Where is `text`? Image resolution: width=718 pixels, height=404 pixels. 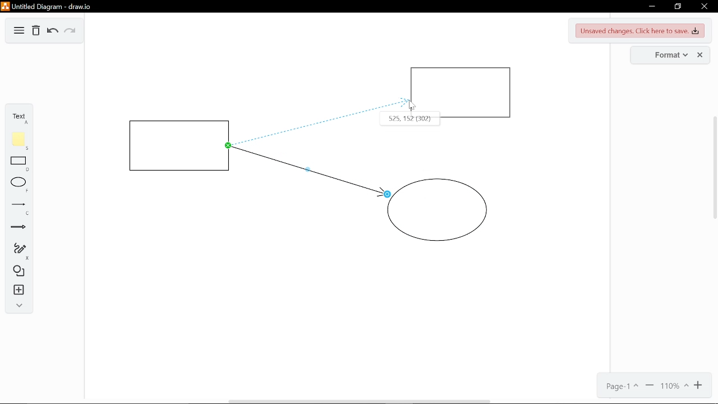 text is located at coordinates (17, 118).